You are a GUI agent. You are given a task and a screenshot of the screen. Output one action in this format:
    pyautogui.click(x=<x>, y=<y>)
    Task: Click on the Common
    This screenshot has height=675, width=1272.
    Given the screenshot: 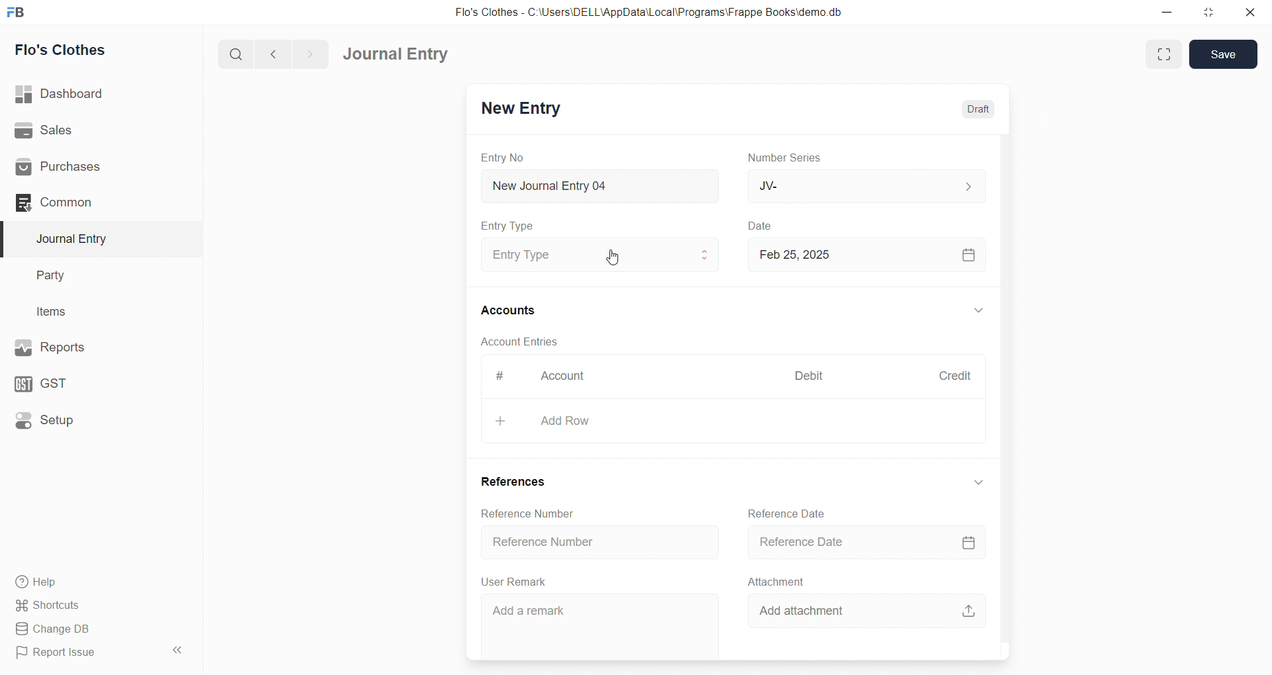 What is the action you would take?
    pyautogui.click(x=89, y=202)
    